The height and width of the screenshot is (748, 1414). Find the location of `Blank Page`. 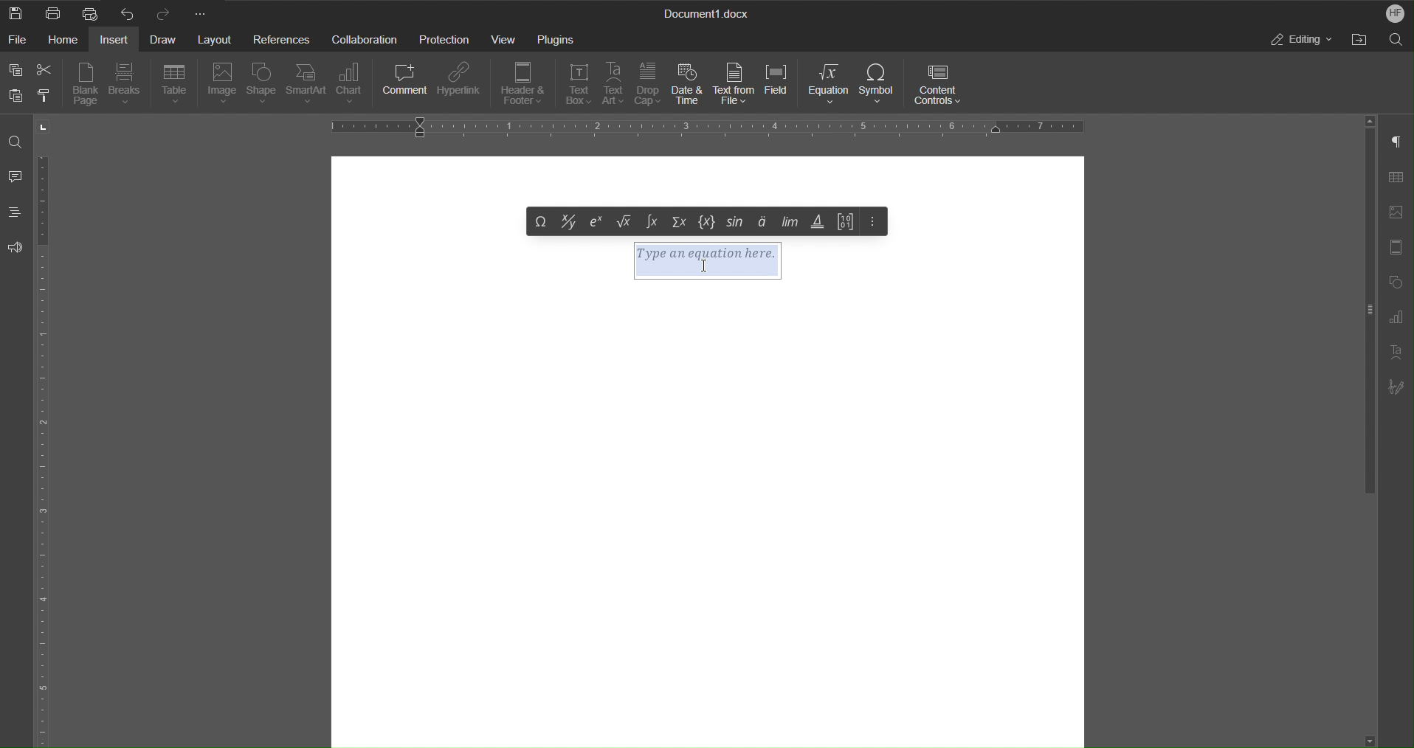

Blank Page is located at coordinates (86, 84).